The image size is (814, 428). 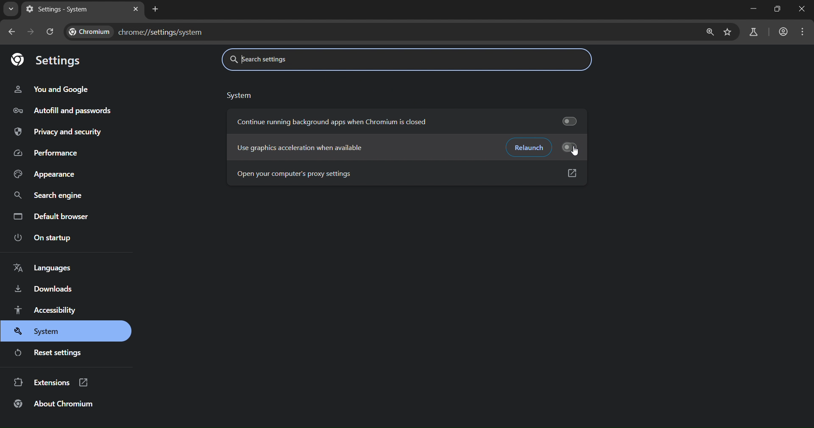 I want to click on accounts, so click(x=784, y=32).